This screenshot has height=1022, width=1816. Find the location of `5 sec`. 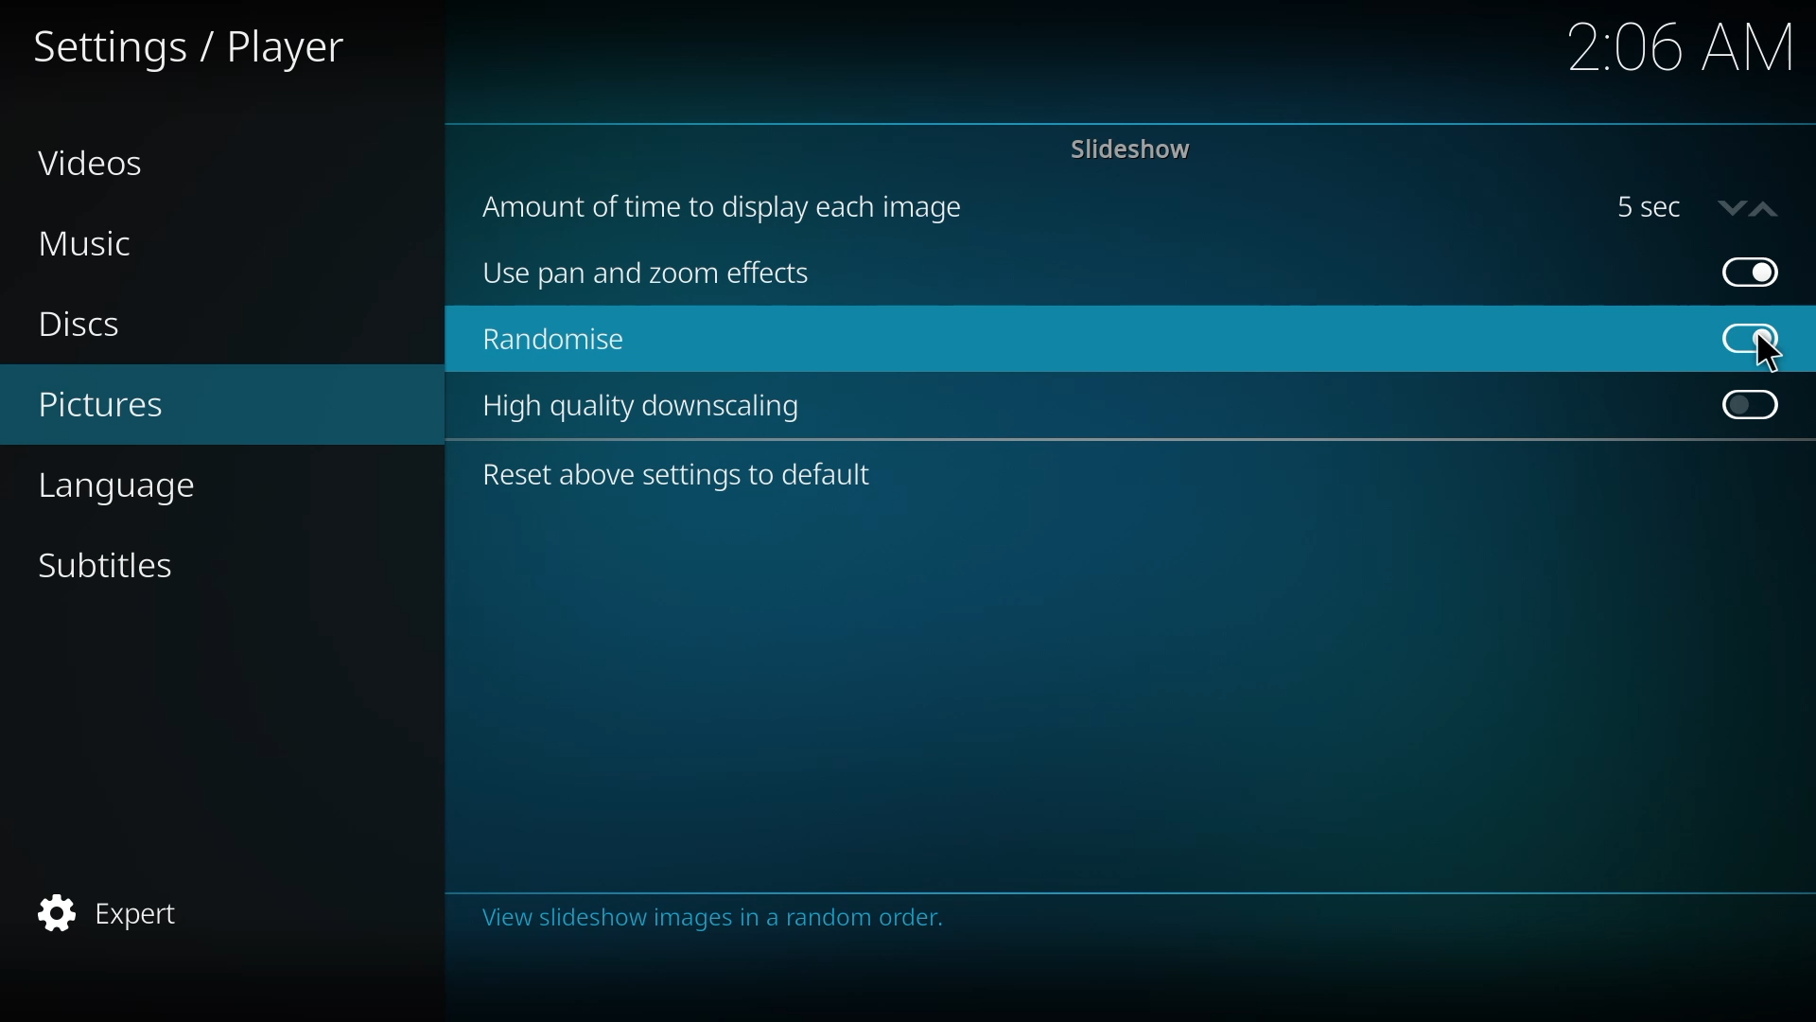

5 sec is located at coordinates (1703, 206).